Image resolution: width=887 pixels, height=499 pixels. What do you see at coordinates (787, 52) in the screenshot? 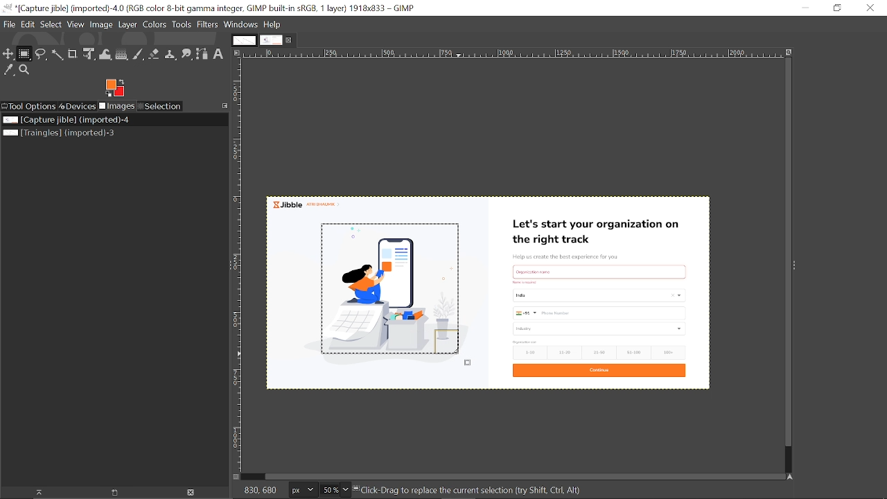
I see `Zoom image when window size changes` at bounding box center [787, 52].